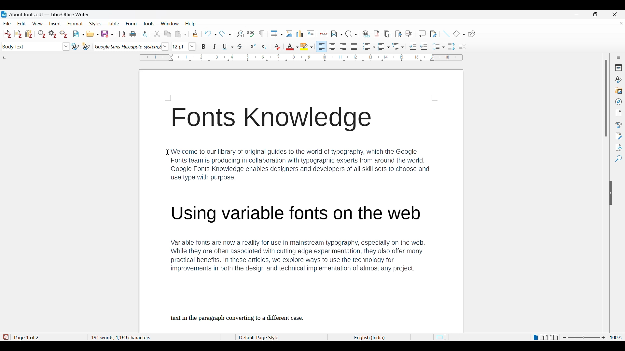  What do you see at coordinates (289, 34) in the screenshot?
I see `Insert image` at bounding box center [289, 34].